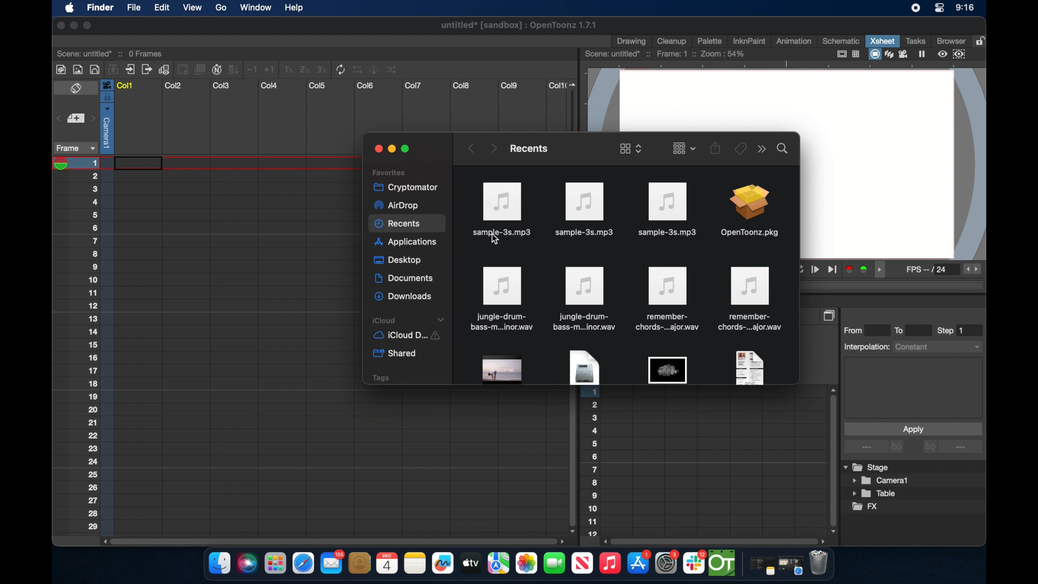  Describe the element at coordinates (526, 563) in the screenshot. I see `photos` at that location.